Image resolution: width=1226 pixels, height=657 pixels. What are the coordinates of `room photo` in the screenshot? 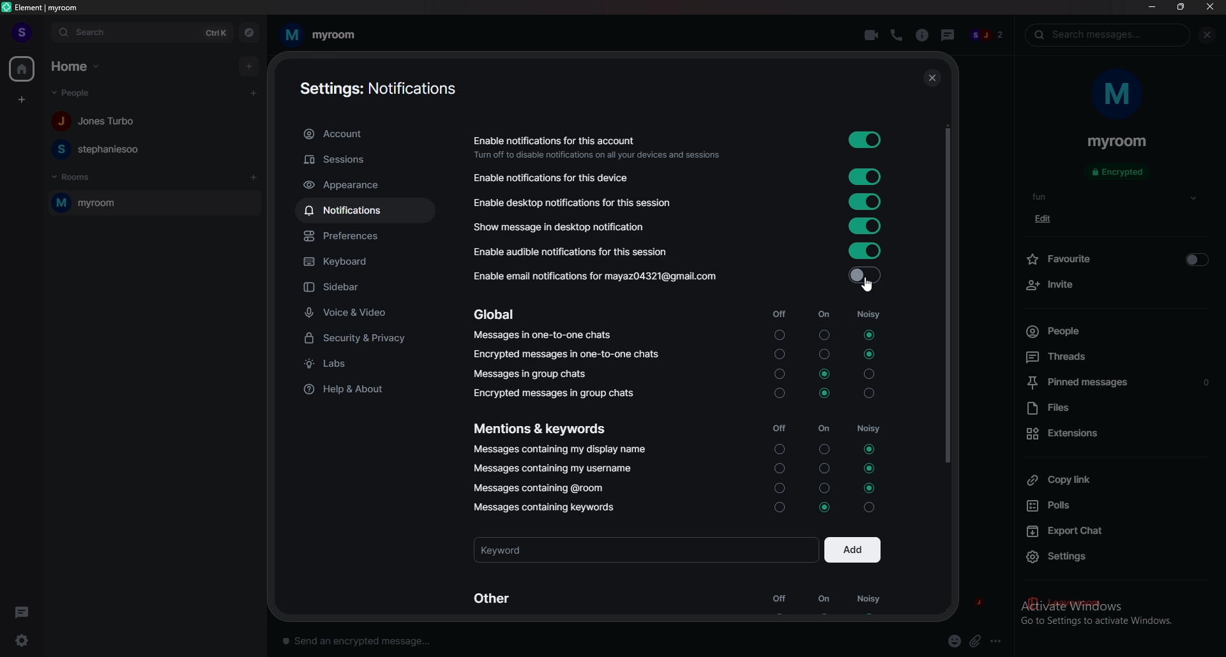 It's located at (1119, 95).